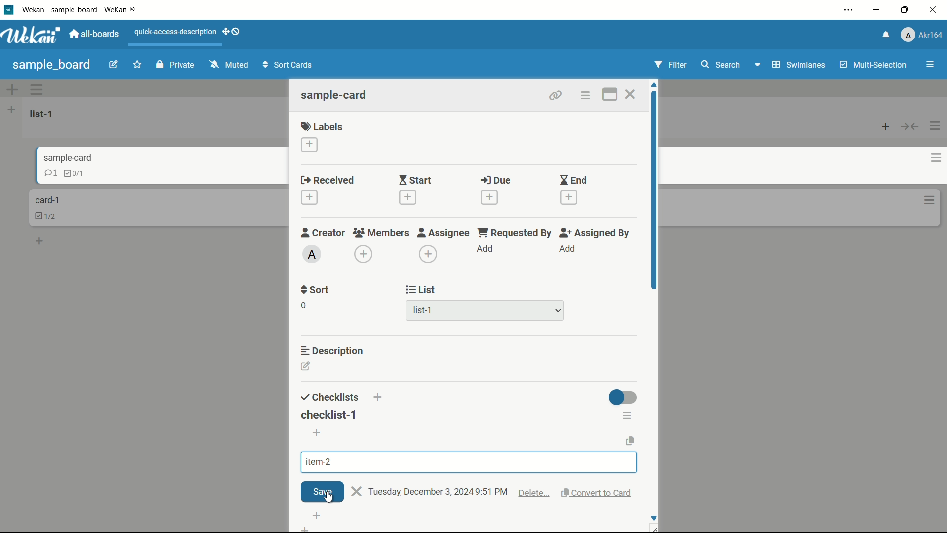 This screenshot has height=533, width=947. What do you see at coordinates (628, 415) in the screenshot?
I see `checklist actions` at bounding box center [628, 415].